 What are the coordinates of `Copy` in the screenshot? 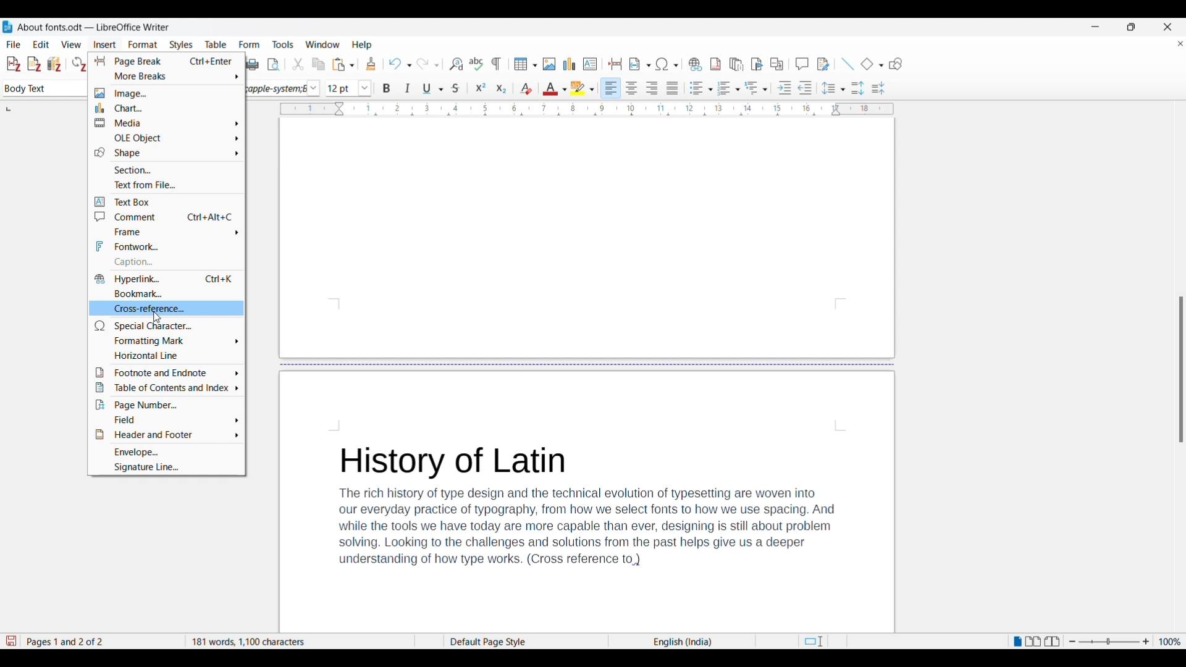 It's located at (319, 65).